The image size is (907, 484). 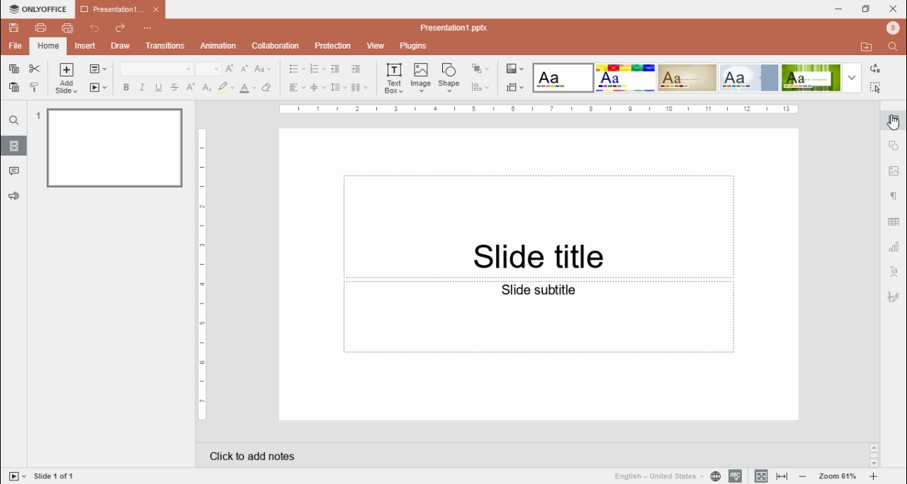 I want to click on slide 1, so click(x=108, y=147).